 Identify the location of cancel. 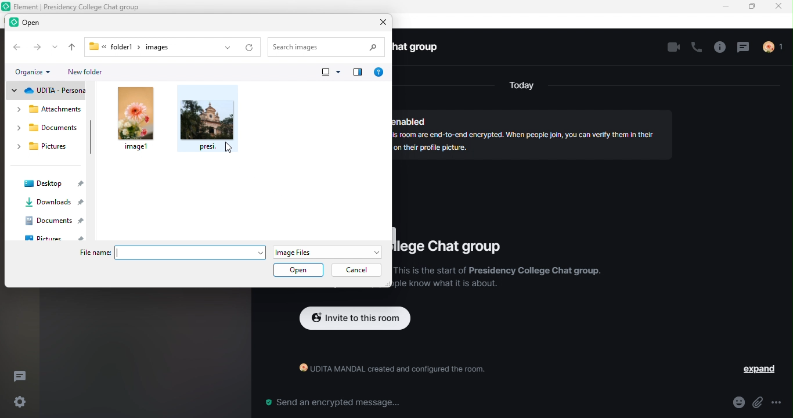
(358, 270).